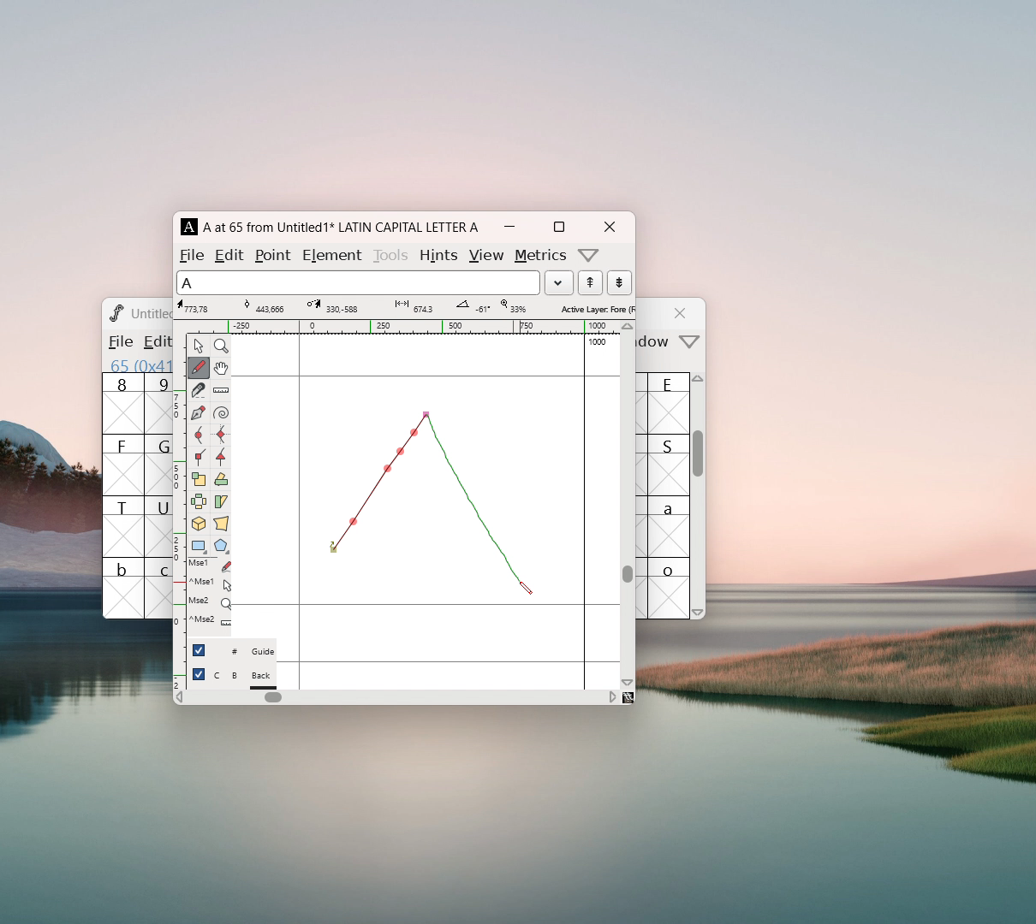  Describe the element at coordinates (221, 346) in the screenshot. I see `maginify` at that location.